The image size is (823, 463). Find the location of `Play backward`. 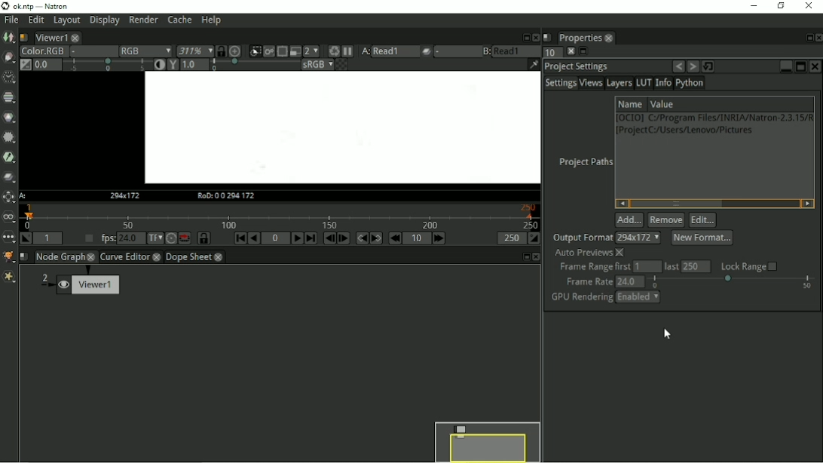

Play backward is located at coordinates (255, 239).